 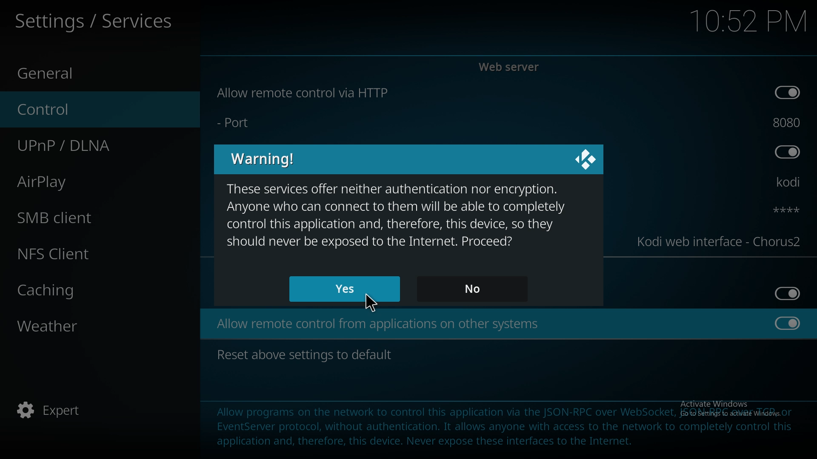 What do you see at coordinates (585, 160) in the screenshot?
I see `close` at bounding box center [585, 160].